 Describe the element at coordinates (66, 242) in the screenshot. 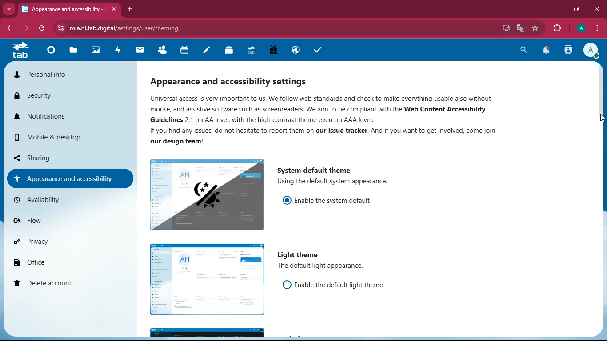

I see `privacy` at that location.